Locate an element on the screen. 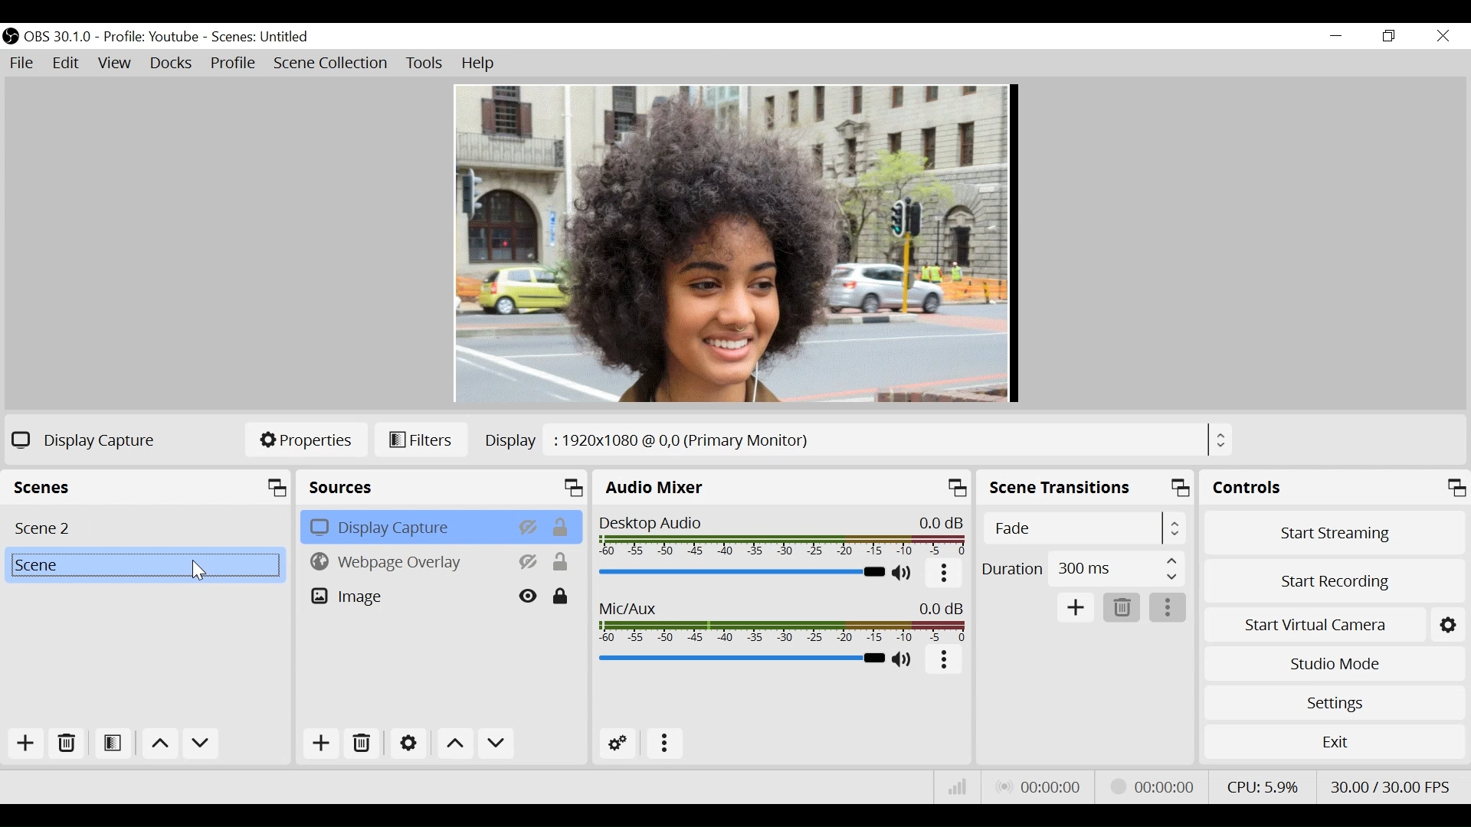  Scene Transition is located at coordinates (1086, 488).